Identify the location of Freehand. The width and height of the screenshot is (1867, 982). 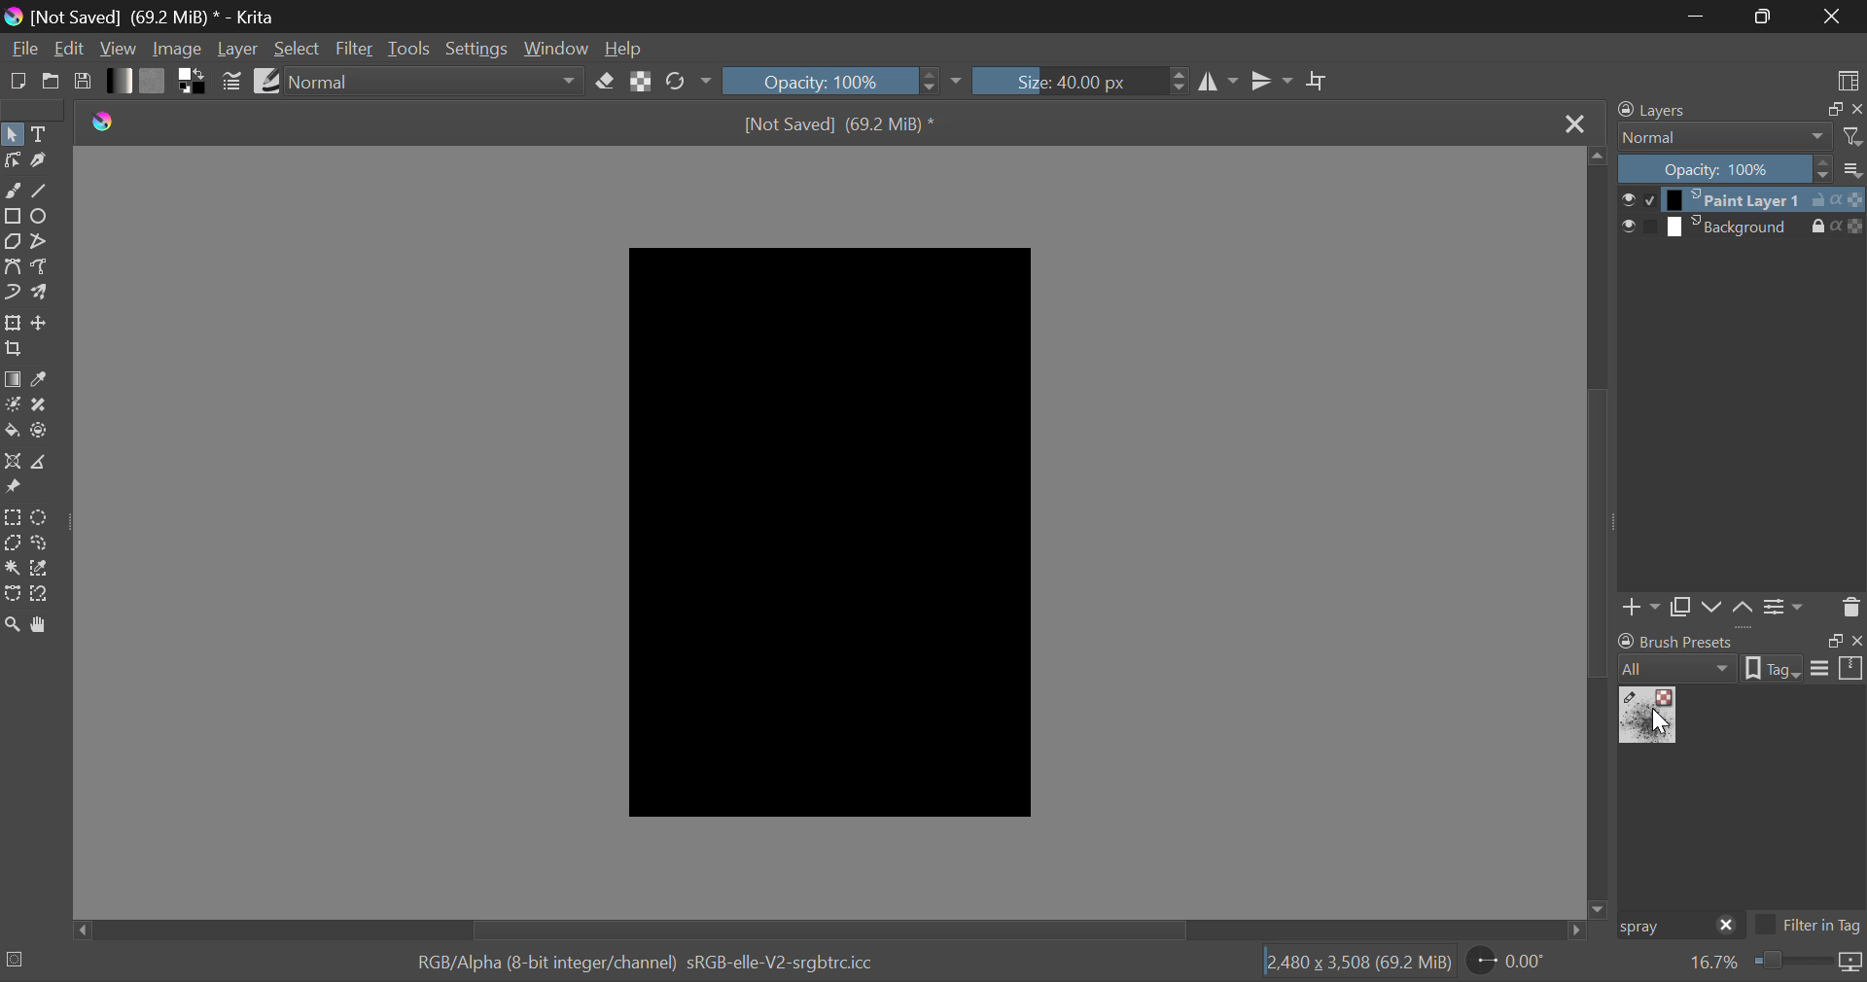
(13, 193).